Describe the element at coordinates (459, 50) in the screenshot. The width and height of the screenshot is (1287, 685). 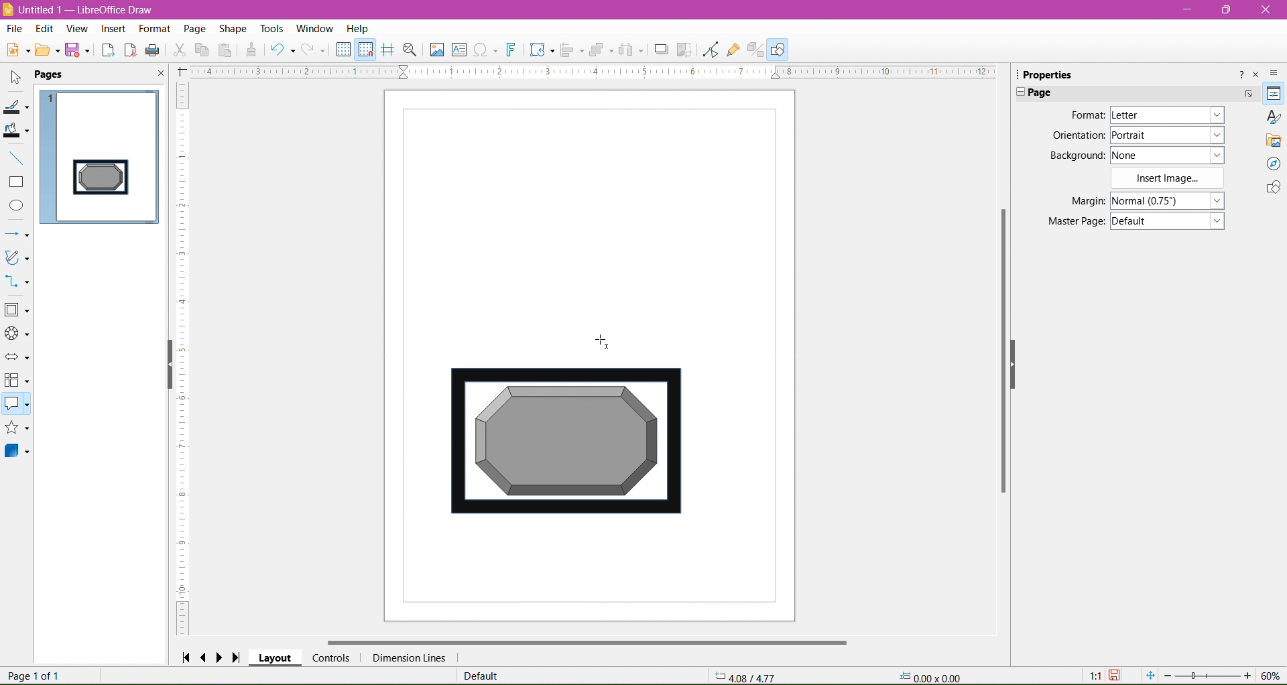
I see `Insert Textbox` at that location.